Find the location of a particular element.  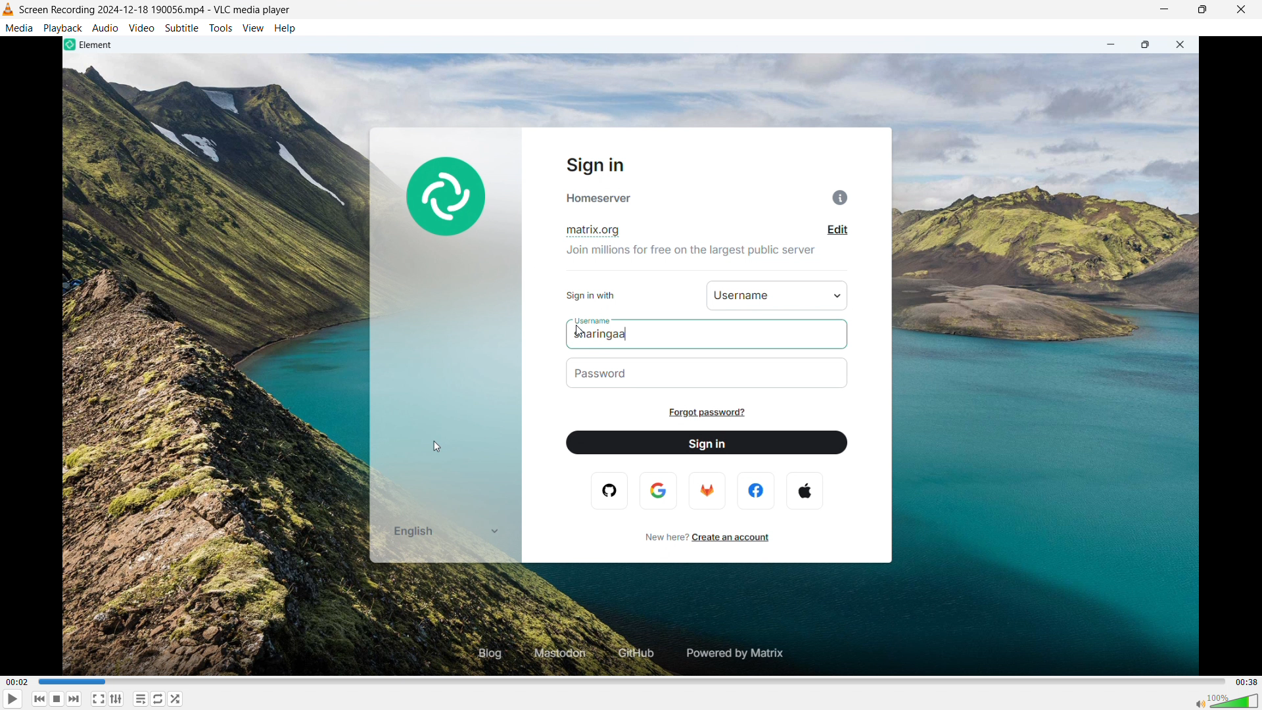

playback is located at coordinates (63, 28).